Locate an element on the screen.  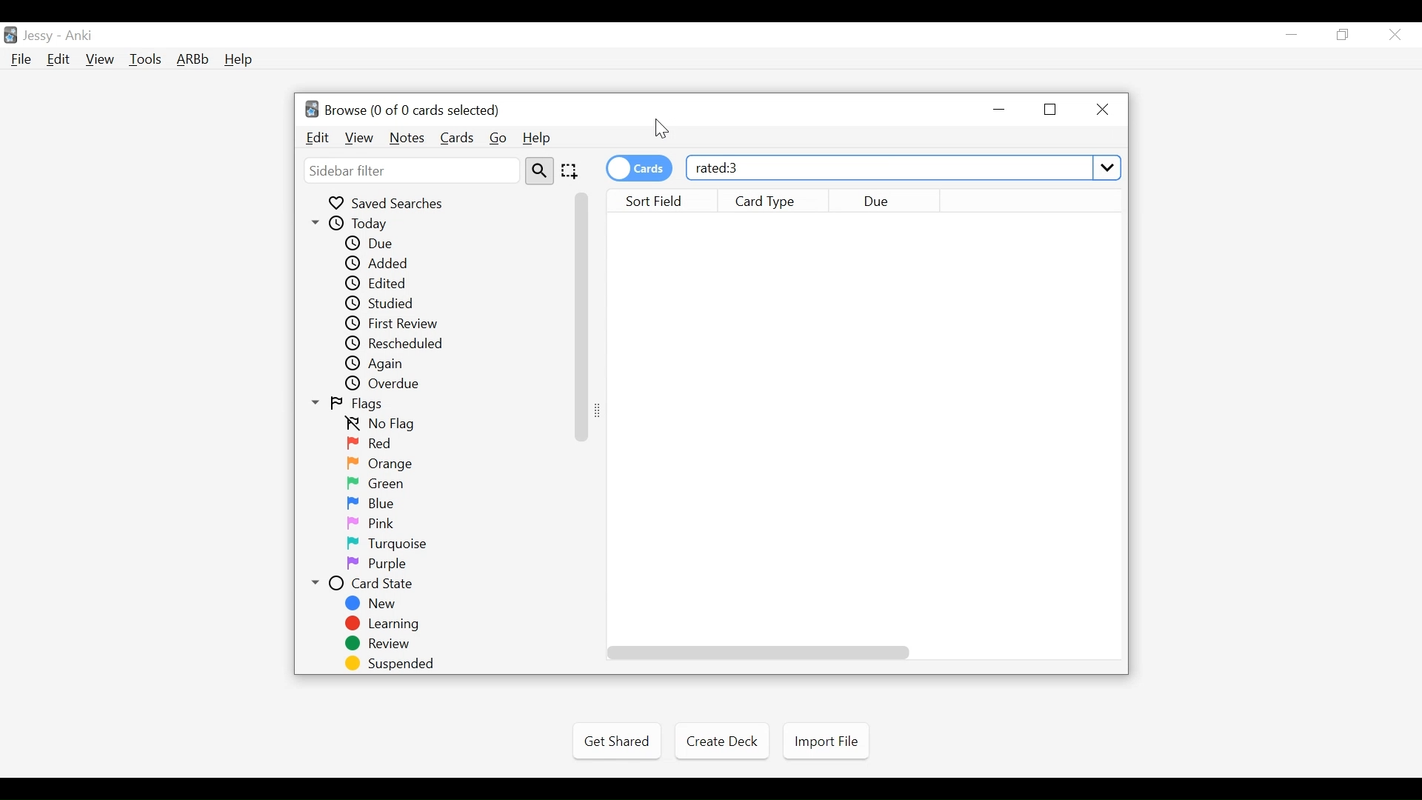
Advanced Review Button bar is located at coordinates (195, 59).